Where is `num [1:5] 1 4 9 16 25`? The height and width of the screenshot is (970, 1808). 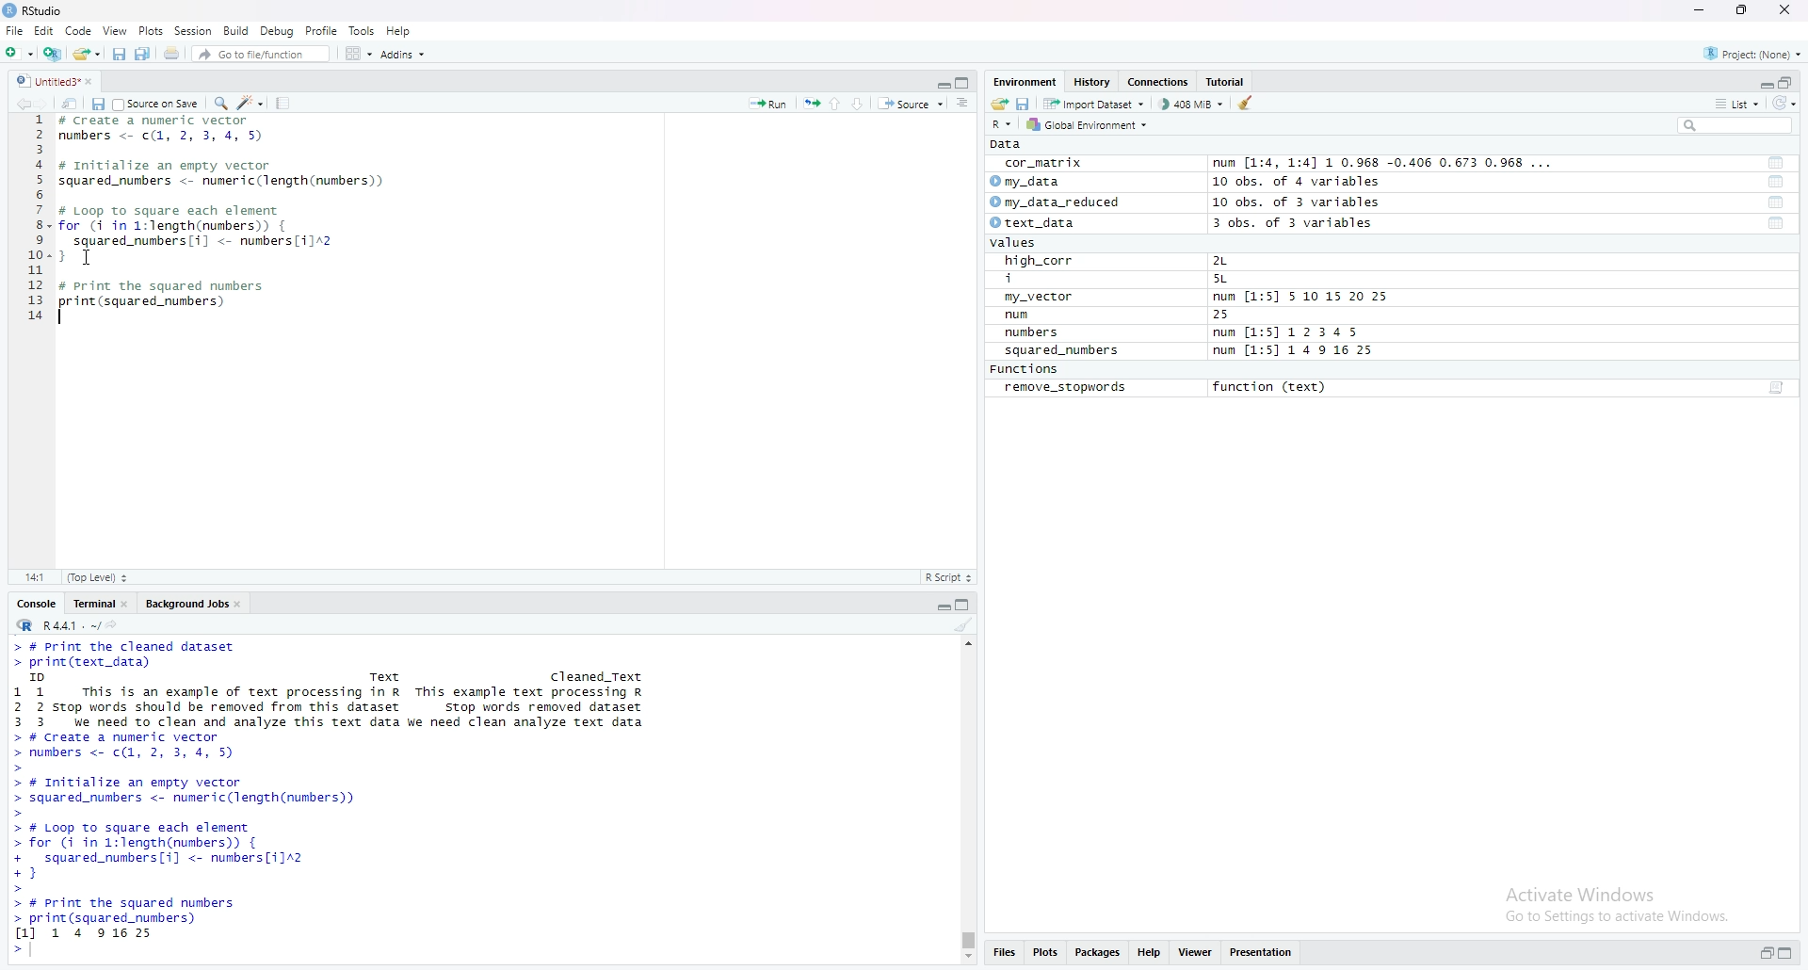
num [1:5] 1 4 9 16 25 is located at coordinates (1295, 351).